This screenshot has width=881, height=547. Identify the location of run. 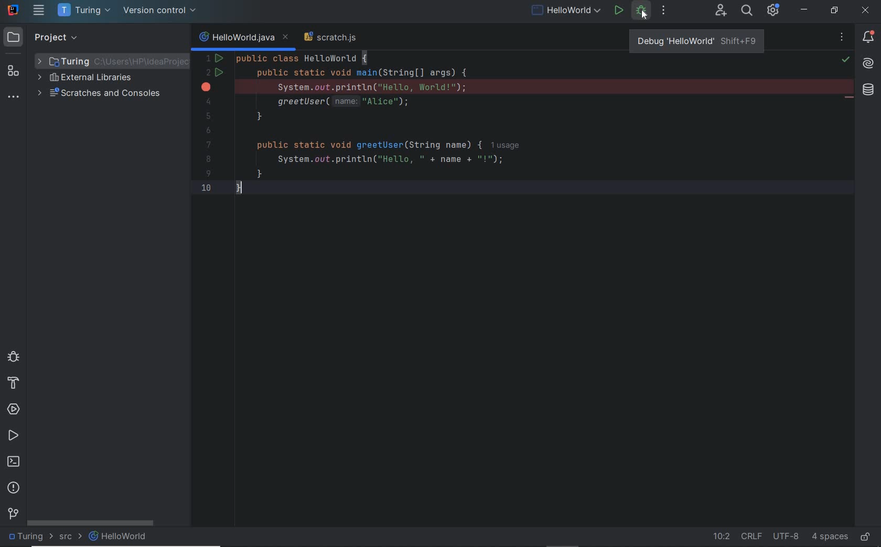
(619, 11).